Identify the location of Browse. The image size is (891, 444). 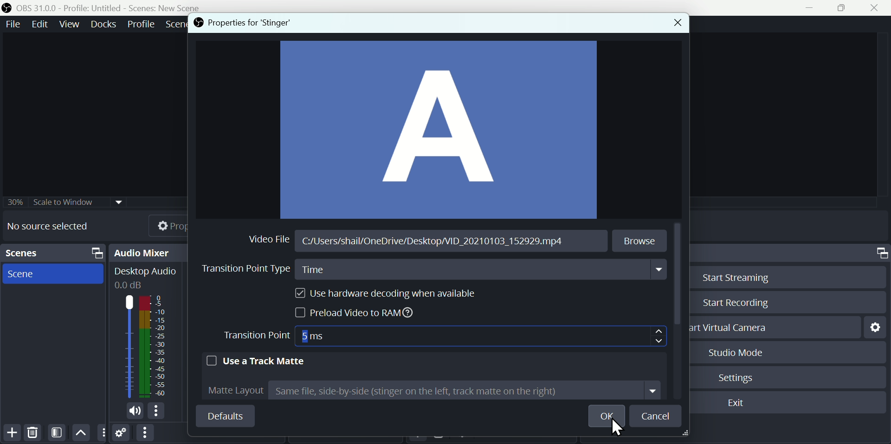
(641, 240).